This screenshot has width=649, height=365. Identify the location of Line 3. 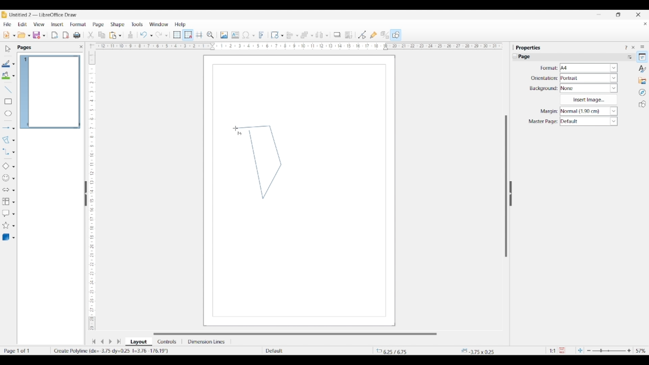
(275, 145).